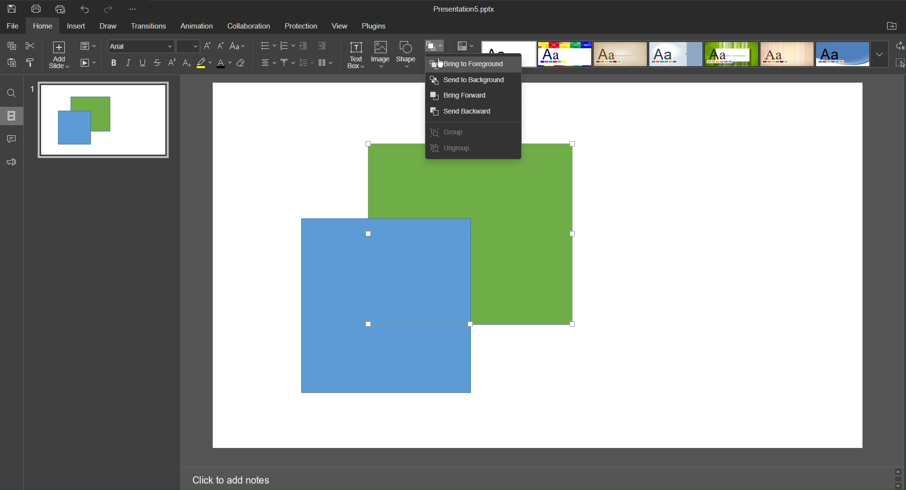 Image resolution: width=906 pixels, height=490 pixels. I want to click on Subscript, so click(187, 63).